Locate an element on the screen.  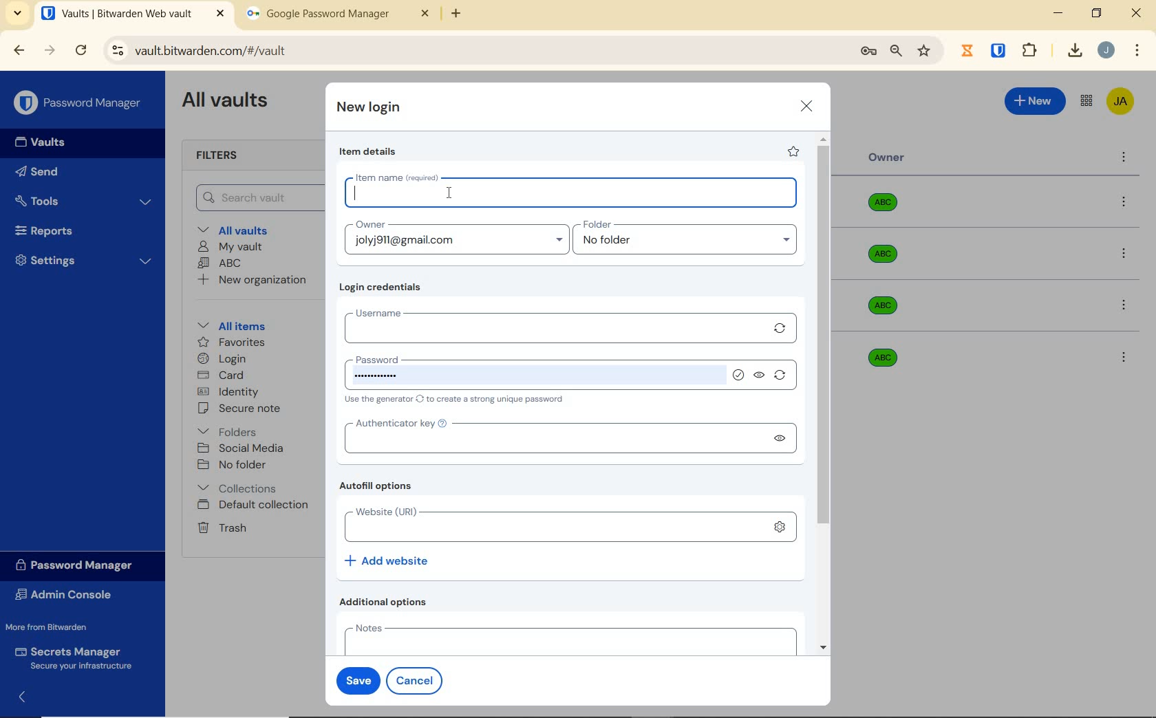
save is located at coordinates (355, 679).